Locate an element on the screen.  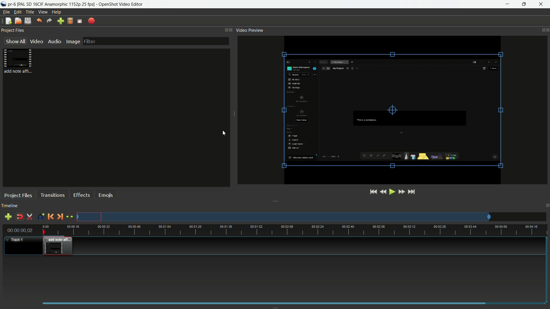
project files is located at coordinates (18, 195).